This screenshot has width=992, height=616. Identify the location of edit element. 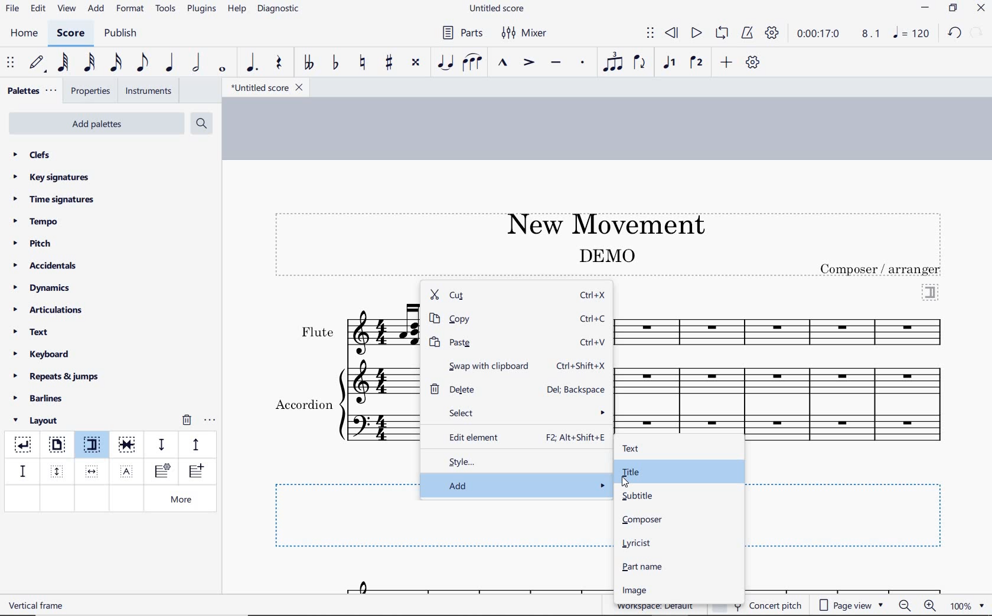
(472, 435).